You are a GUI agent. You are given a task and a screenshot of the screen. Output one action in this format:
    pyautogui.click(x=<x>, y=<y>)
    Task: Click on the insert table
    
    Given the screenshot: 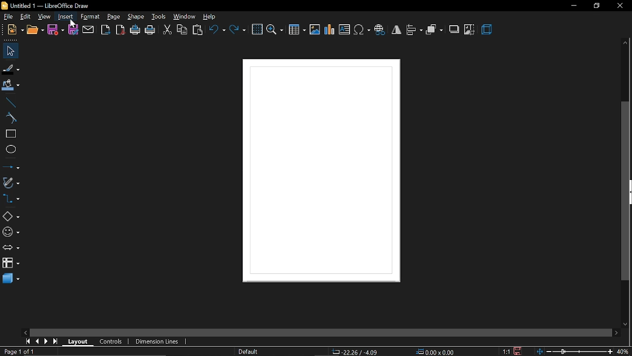 What is the action you would take?
    pyautogui.click(x=297, y=30)
    